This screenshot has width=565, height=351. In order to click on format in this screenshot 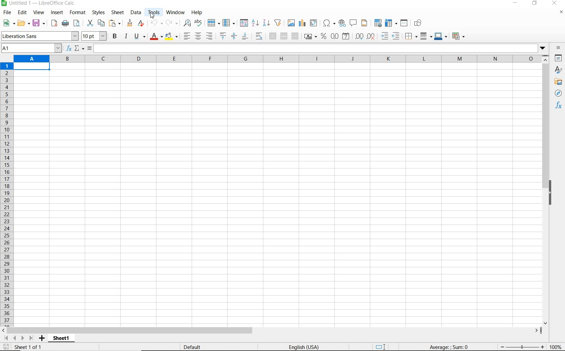, I will do `click(78, 13)`.